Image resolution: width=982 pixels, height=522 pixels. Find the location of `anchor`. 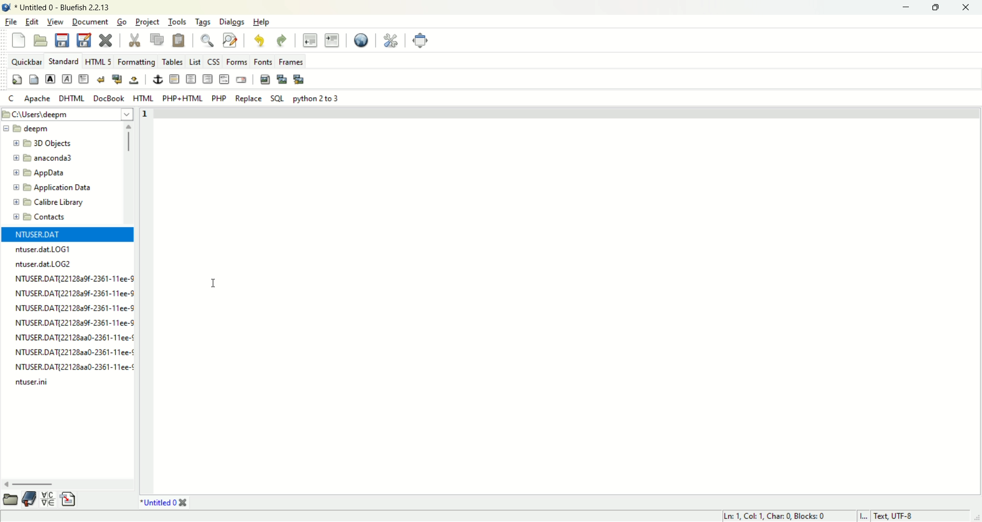

anchor is located at coordinates (158, 79).